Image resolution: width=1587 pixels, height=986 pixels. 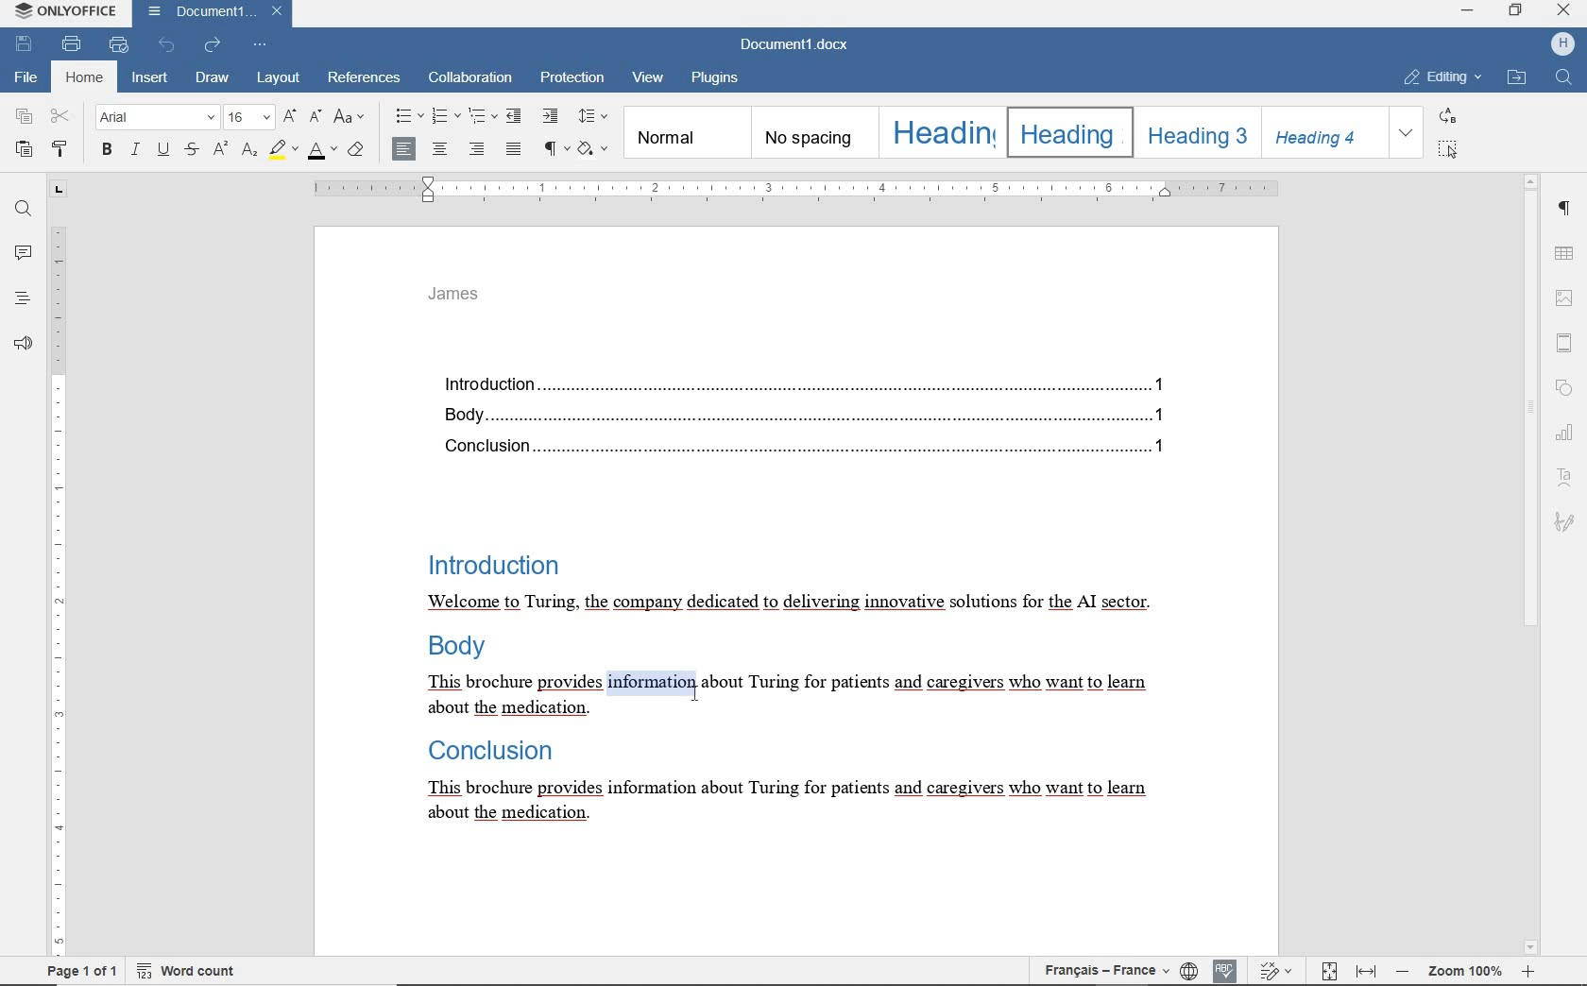 What do you see at coordinates (248, 151) in the screenshot?
I see `SUBSCRIPT` at bounding box center [248, 151].